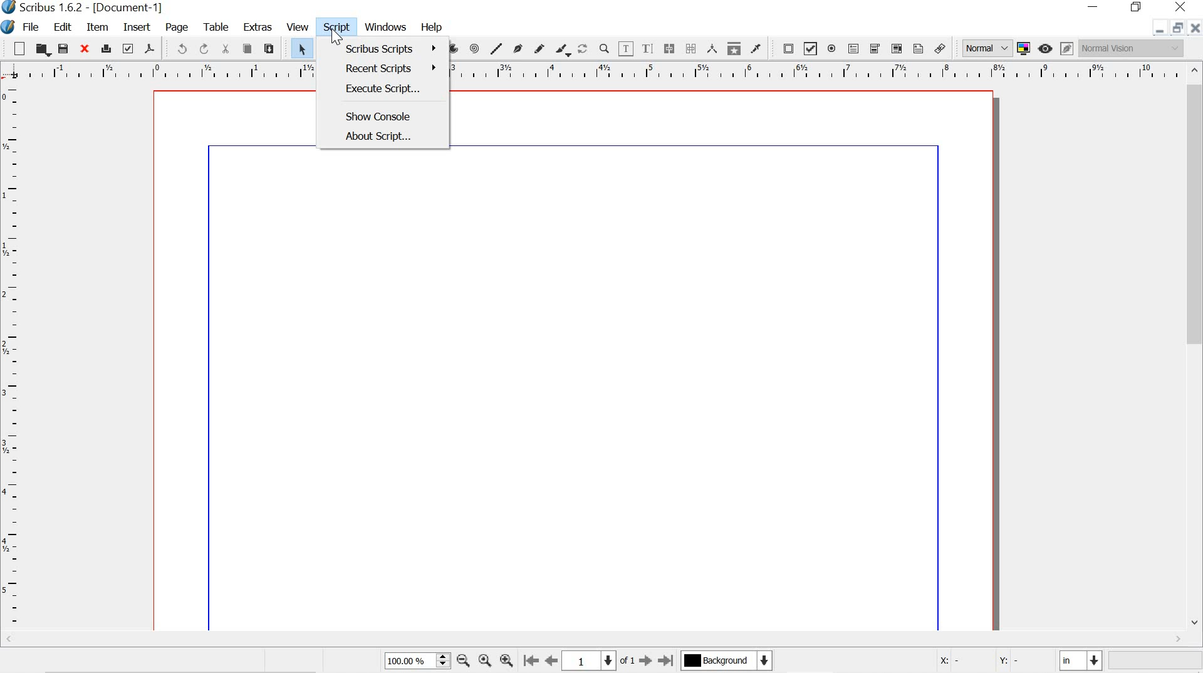 This screenshot has width=1203, height=673. Describe the element at coordinates (590, 640) in the screenshot. I see `scrollbar` at that location.